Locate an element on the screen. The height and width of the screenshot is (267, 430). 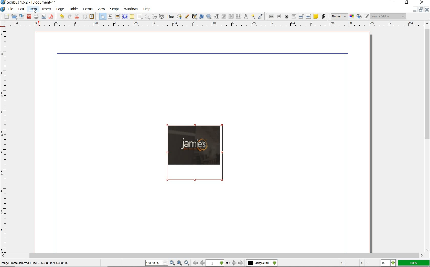
zoom in or zoom out is located at coordinates (209, 16).